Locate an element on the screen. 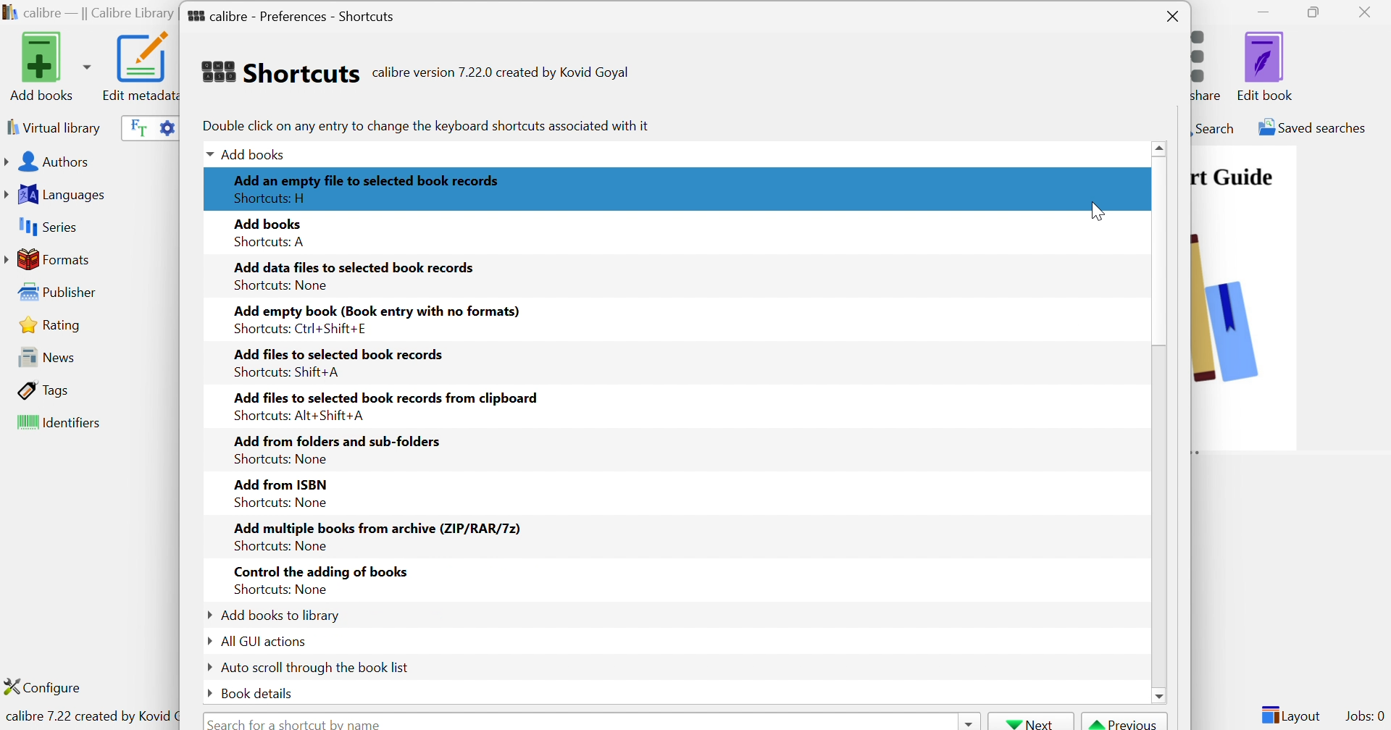  Shortcuts: None is located at coordinates (281, 284).